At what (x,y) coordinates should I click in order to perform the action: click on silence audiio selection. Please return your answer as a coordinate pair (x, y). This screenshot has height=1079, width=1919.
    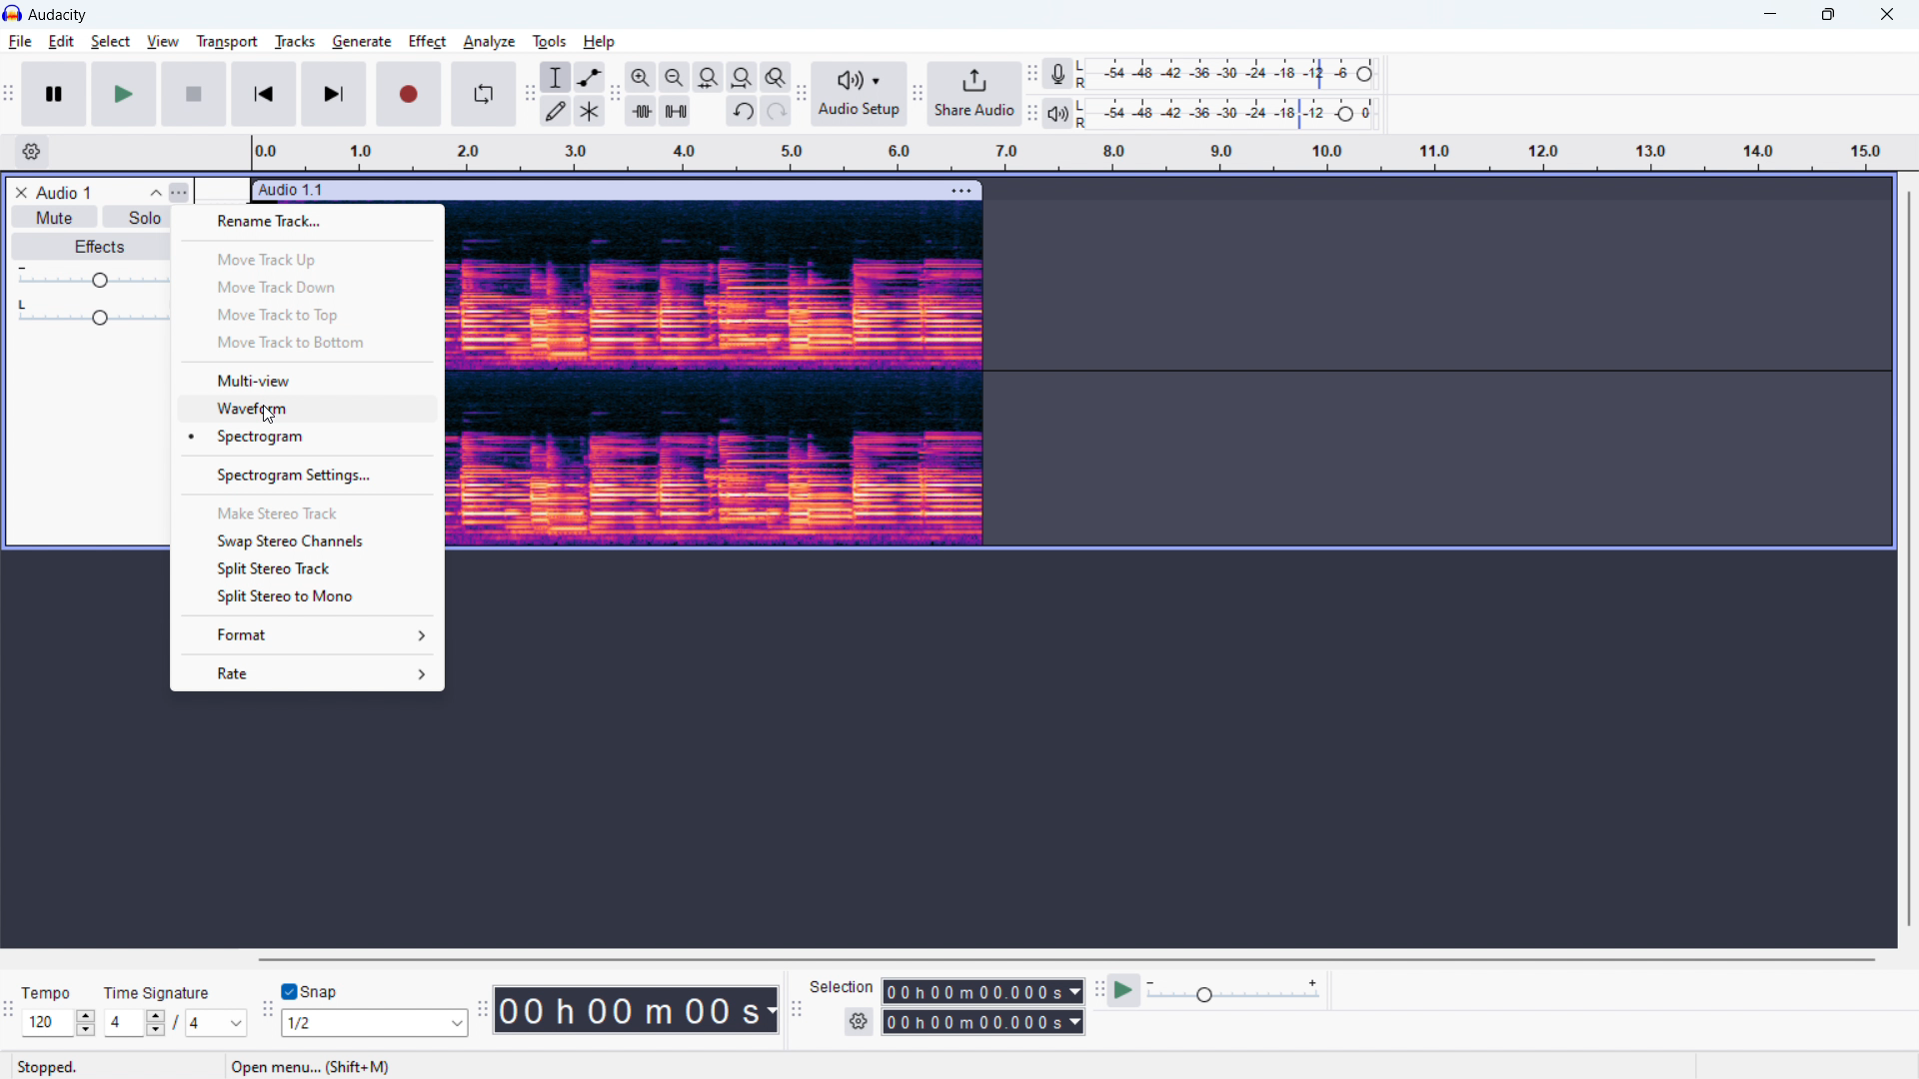
    Looking at the image, I should click on (676, 111).